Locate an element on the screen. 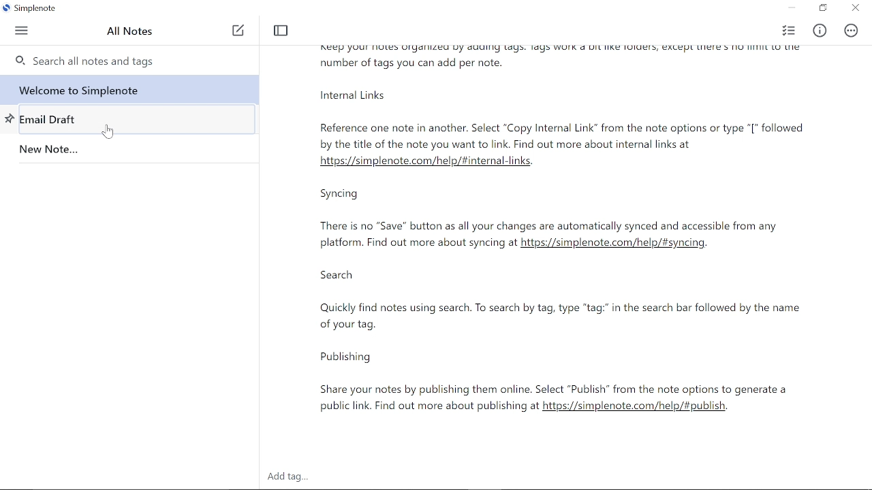  Note titled "Email Draft" is located at coordinates (43, 119).